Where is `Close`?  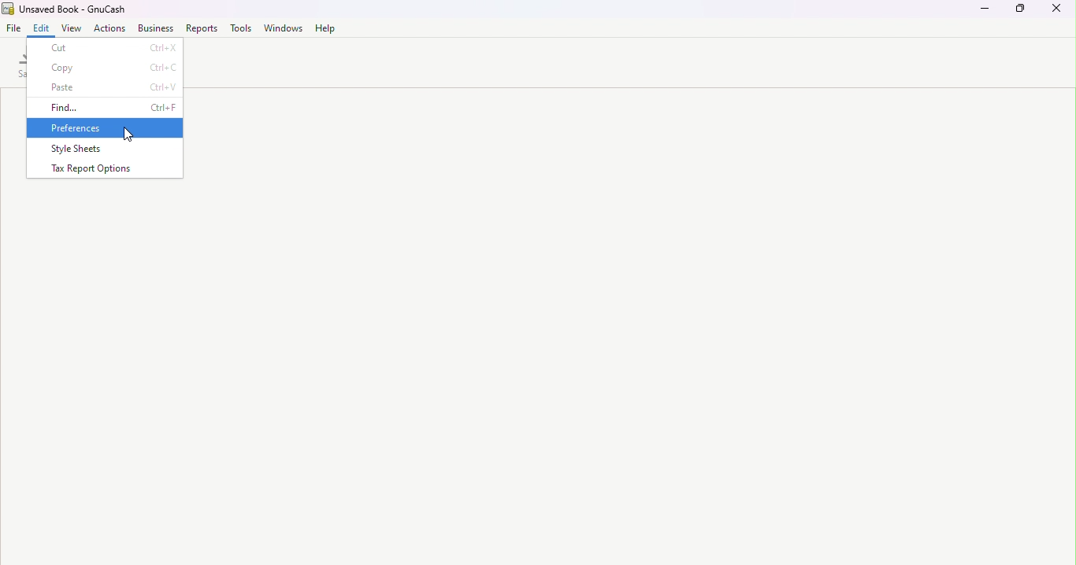 Close is located at coordinates (1059, 13).